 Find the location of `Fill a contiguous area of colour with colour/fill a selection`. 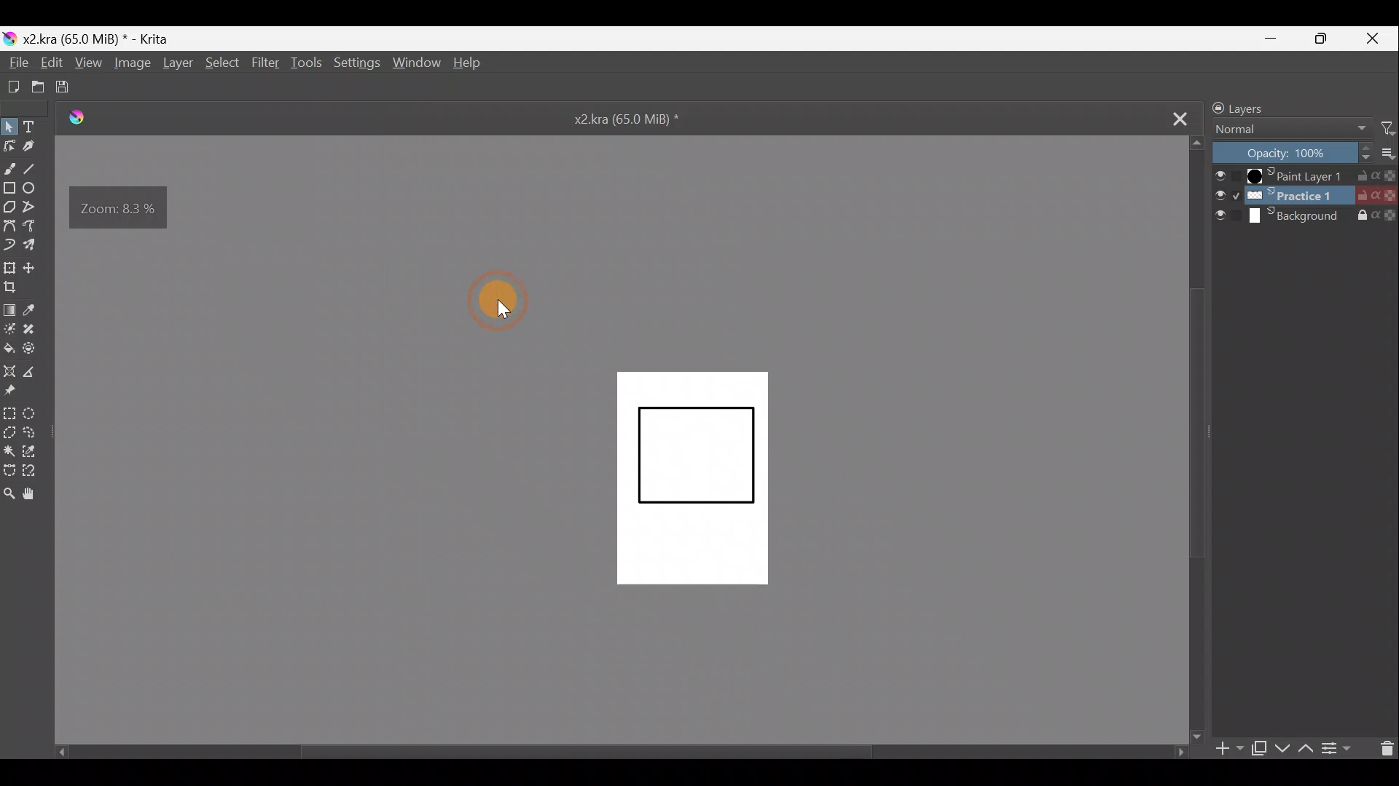

Fill a contiguous area of colour with colour/fill a selection is located at coordinates (9, 347).